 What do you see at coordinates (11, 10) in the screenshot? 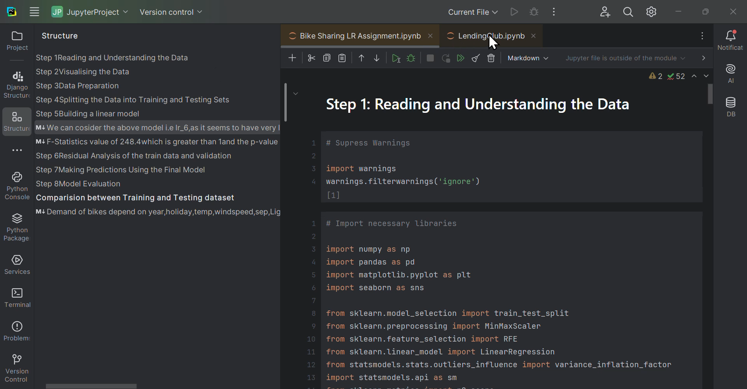
I see `auchar` at bounding box center [11, 10].